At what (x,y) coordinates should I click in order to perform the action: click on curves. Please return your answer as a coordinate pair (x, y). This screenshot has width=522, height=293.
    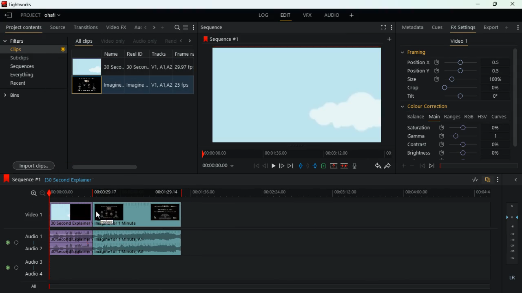
    Looking at the image, I should click on (500, 116).